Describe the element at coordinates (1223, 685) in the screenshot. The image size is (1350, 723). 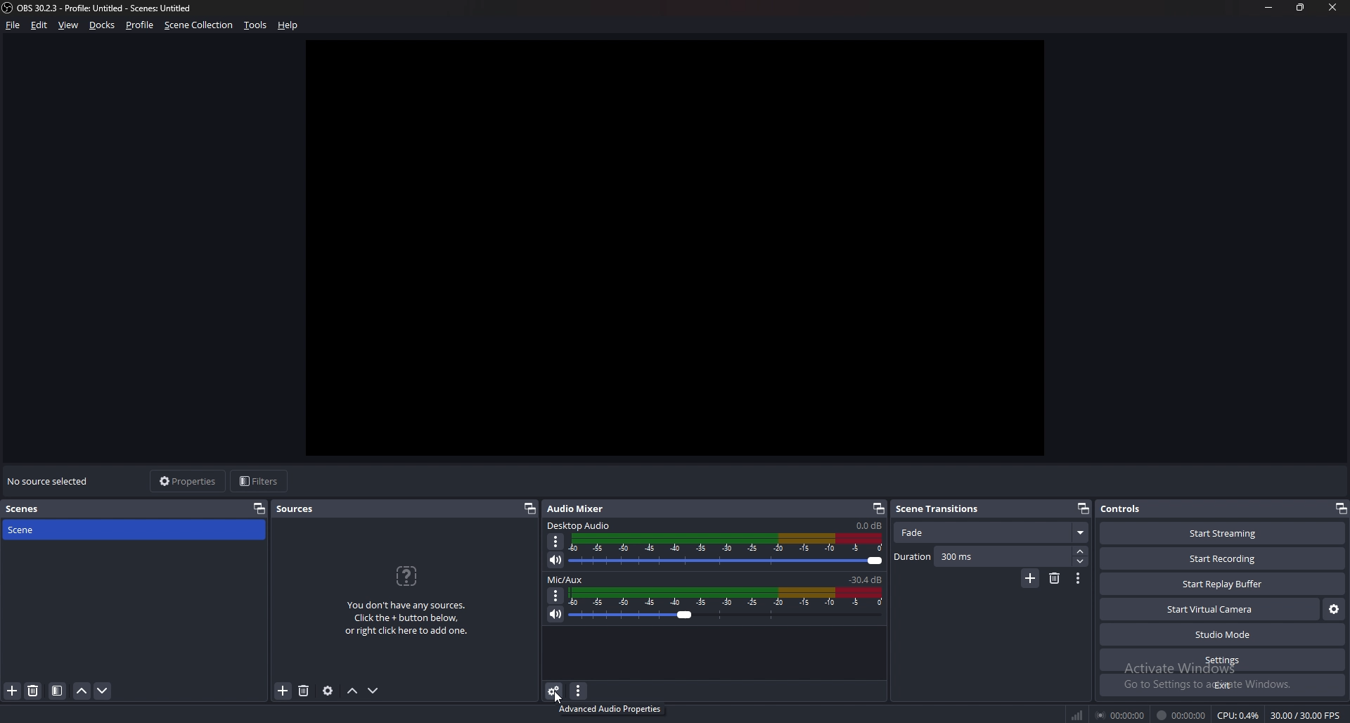
I see `exit` at that location.